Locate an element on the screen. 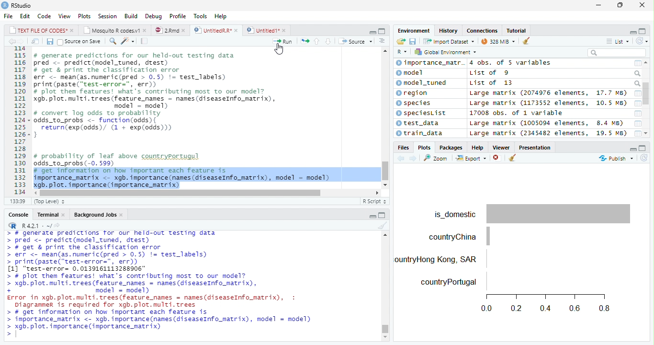 This screenshot has height=345, width=654. Help is located at coordinates (476, 147).